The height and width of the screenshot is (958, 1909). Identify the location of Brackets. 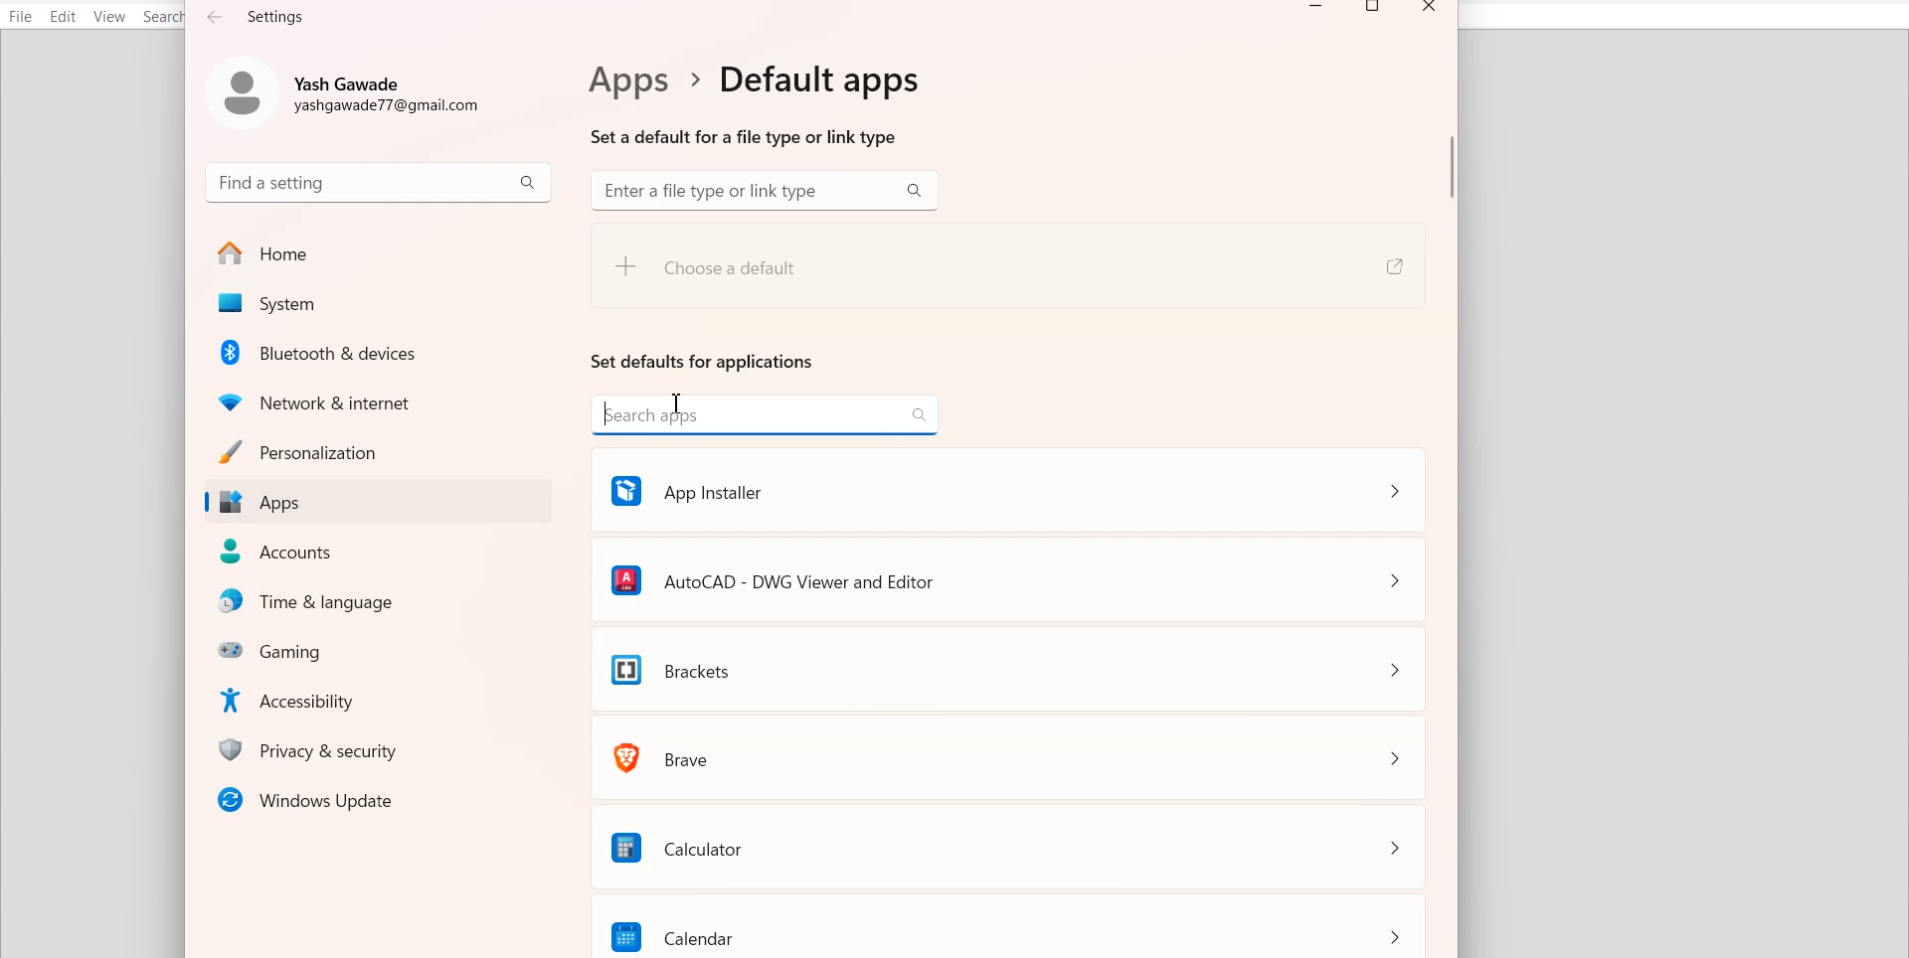
(1010, 669).